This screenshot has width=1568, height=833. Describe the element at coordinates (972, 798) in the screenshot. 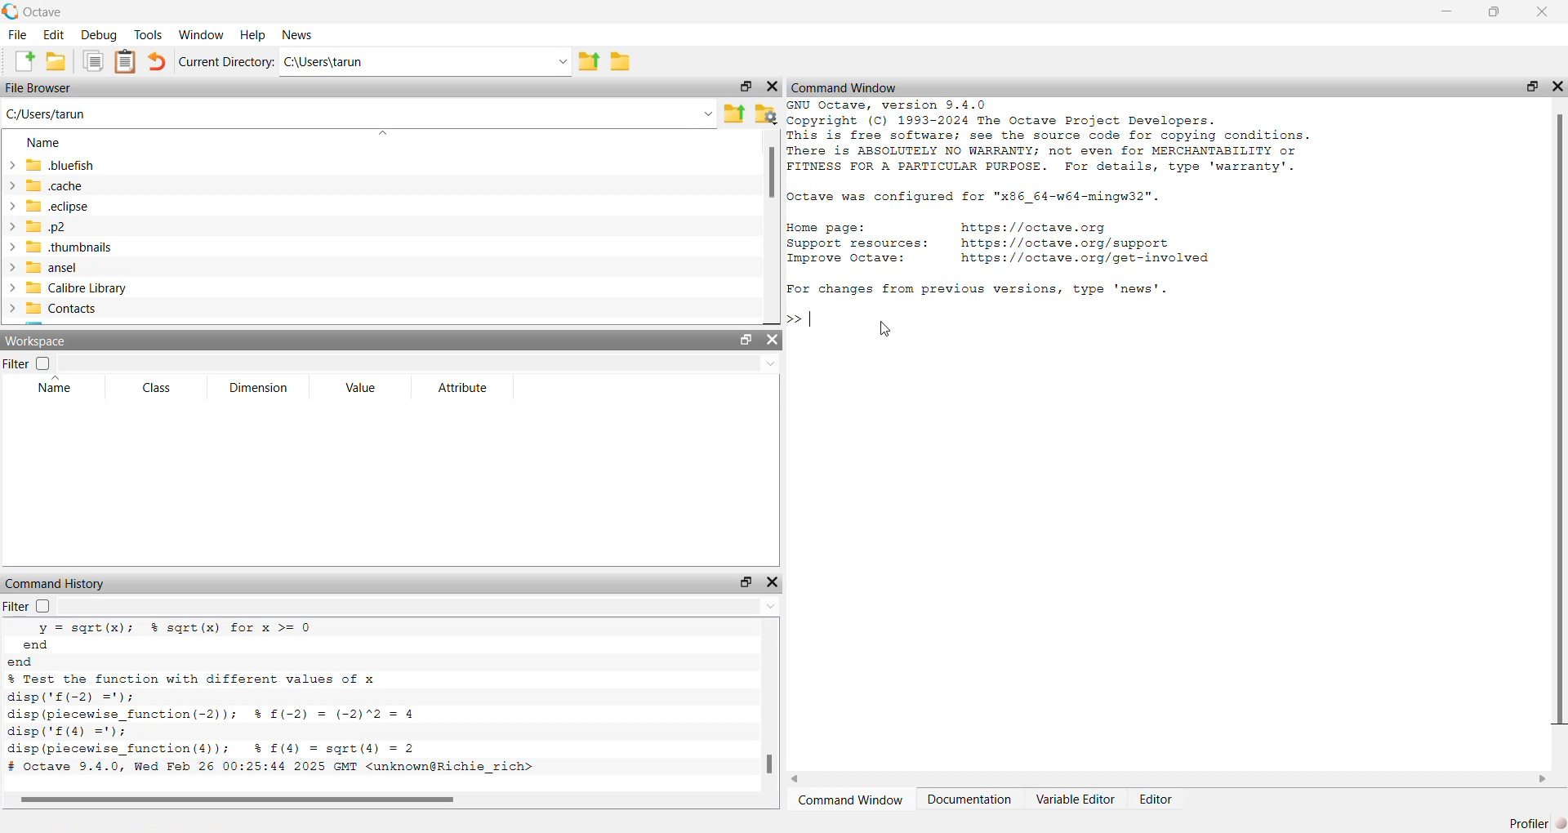

I see `Documentation` at that location.